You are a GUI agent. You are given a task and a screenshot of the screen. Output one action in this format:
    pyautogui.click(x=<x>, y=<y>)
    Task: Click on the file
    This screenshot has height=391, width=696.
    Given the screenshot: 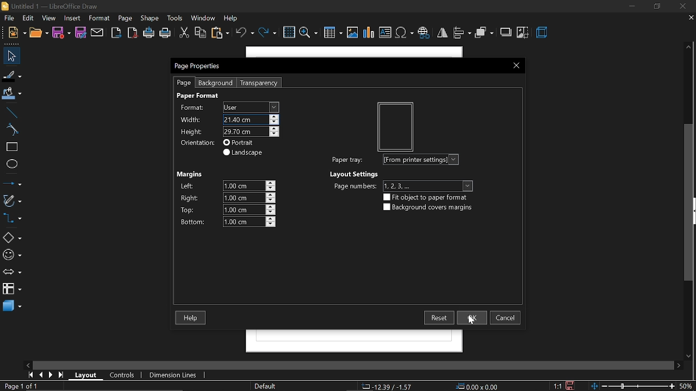 What is the action you would take?
    pyautogui.click(x=10, y=19)
    